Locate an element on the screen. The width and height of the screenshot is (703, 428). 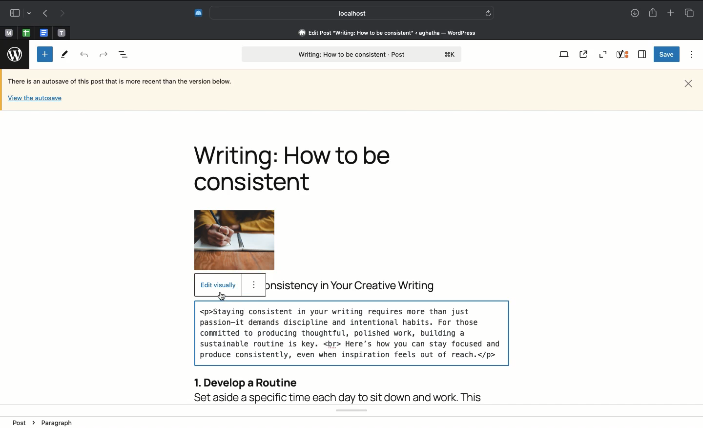
View the autosave is located at coordinates (35, 97).